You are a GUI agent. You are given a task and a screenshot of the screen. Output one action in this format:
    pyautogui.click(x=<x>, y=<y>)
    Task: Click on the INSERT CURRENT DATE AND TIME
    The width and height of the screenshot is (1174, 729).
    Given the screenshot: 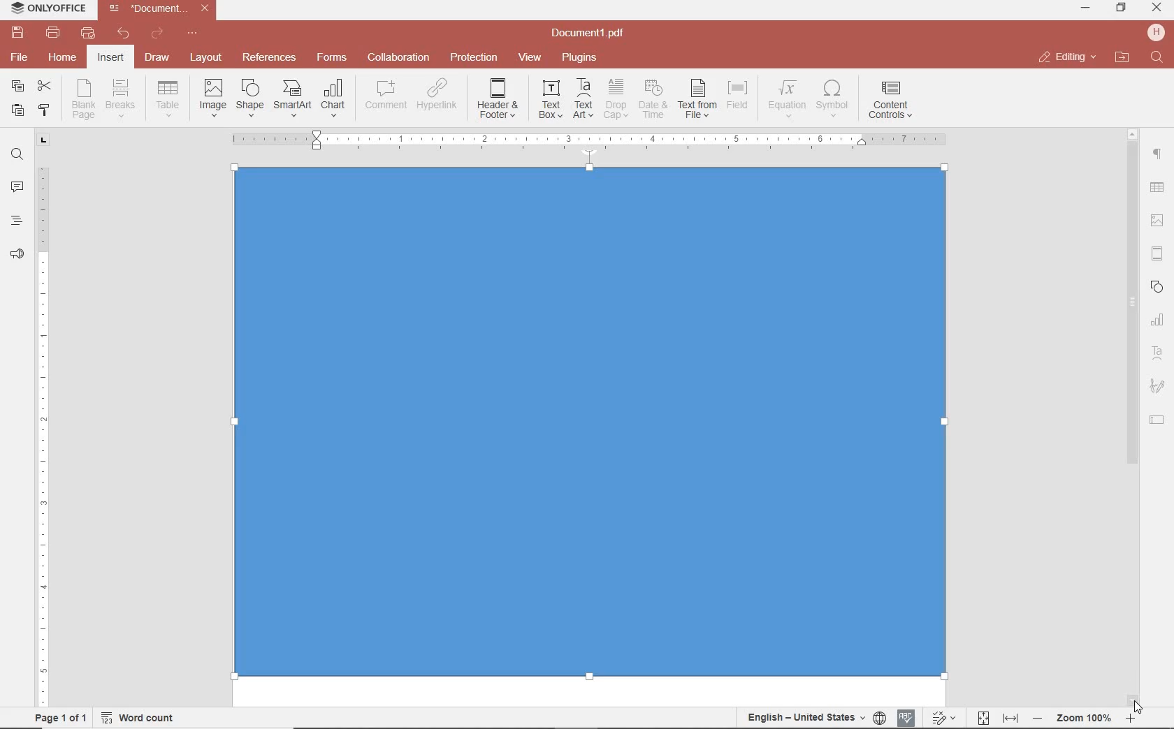 What is the action you would take?
    pyautogui.click(x=651, y=100)
    